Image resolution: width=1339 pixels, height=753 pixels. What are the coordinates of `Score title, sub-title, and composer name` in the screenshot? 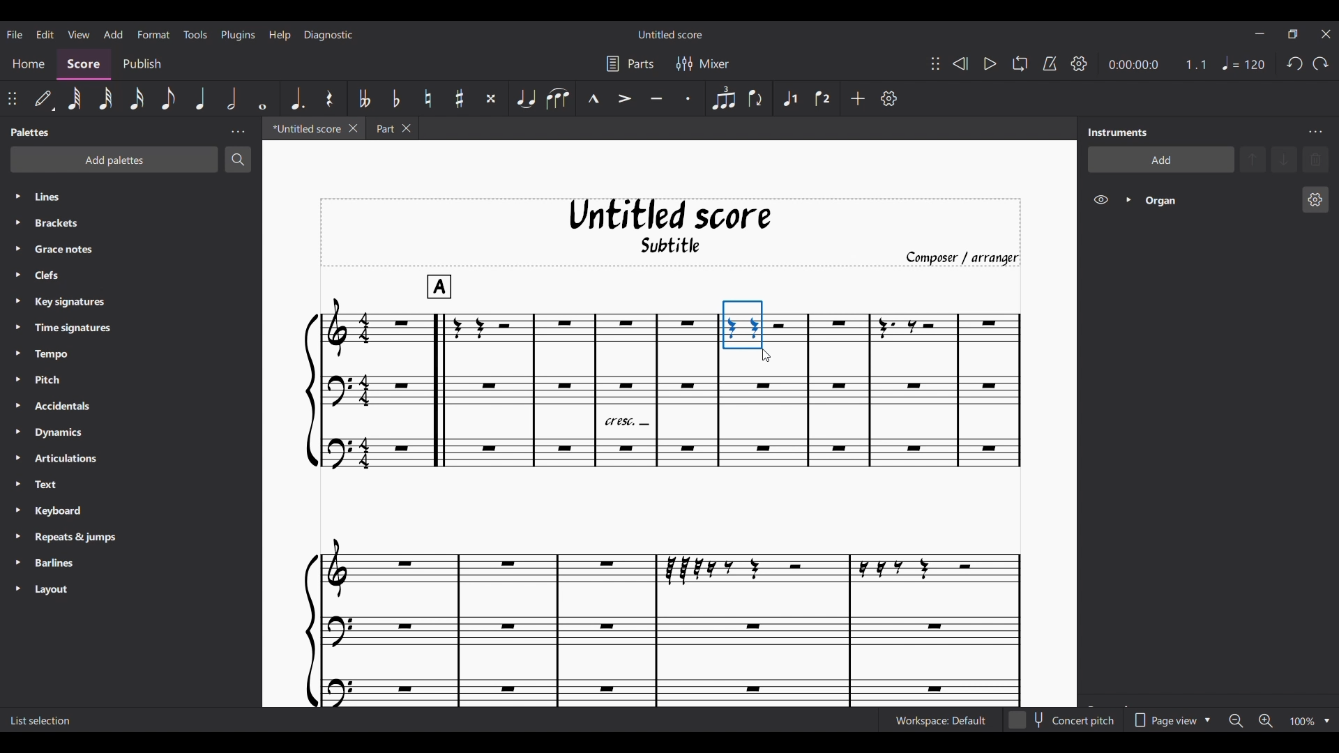 It's located at (671, 232).